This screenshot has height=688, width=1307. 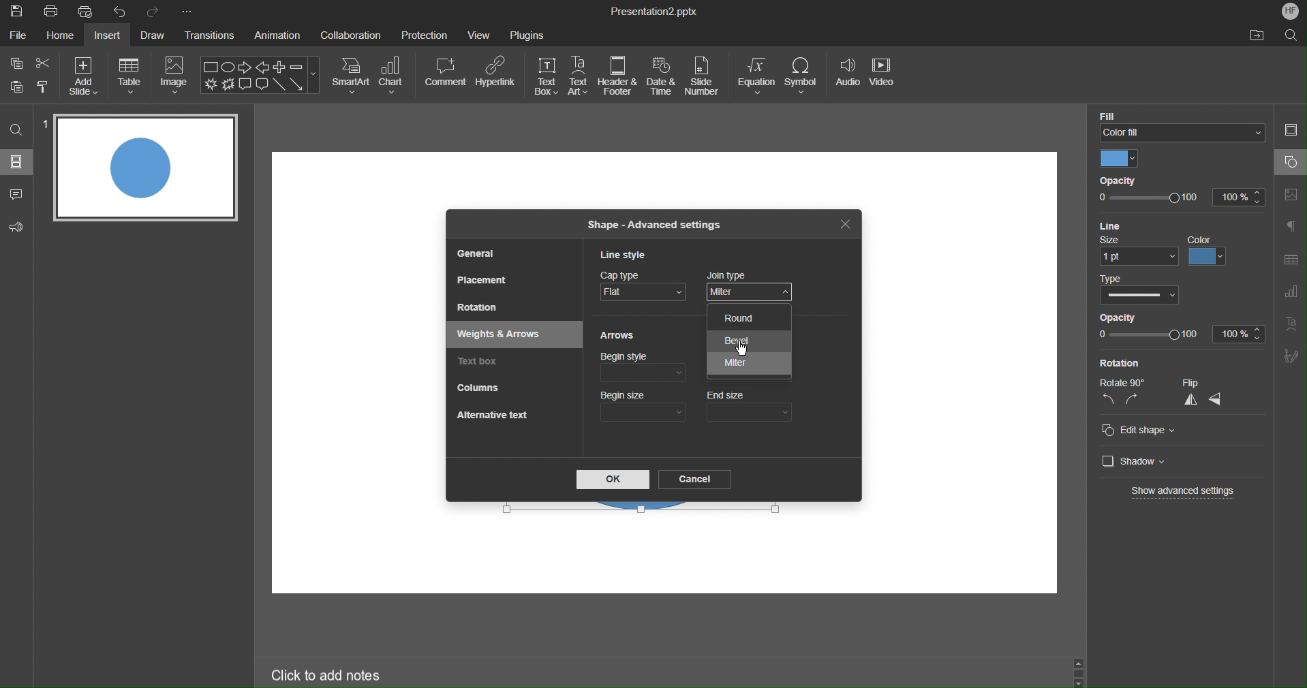 What do you see at coordinates (1133, 400) in the screenshot?
I see `right` at bounding box center [1133, 400].